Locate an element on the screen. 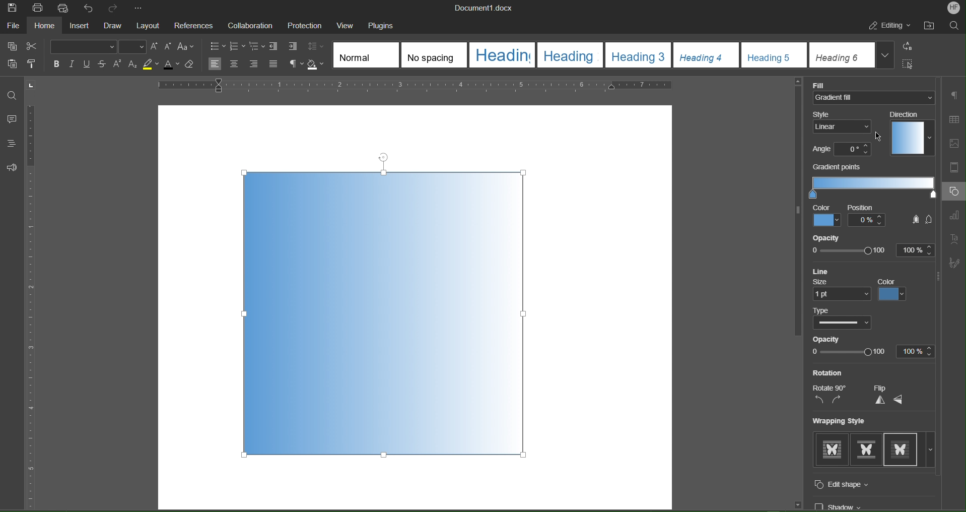  Non-Printing Characters is located at coordinates (296, 65).